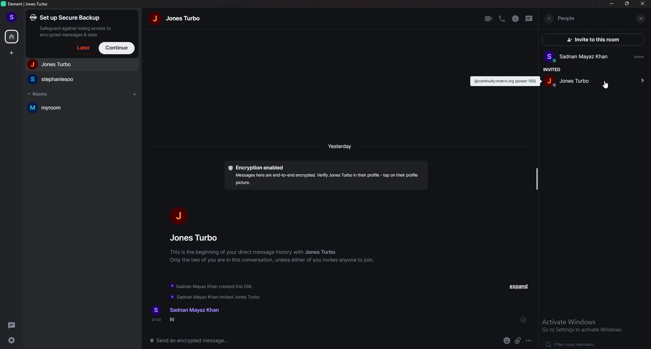 The height and width of the screenshot is (349, 651). I want to click on threads, so click(530, 18).